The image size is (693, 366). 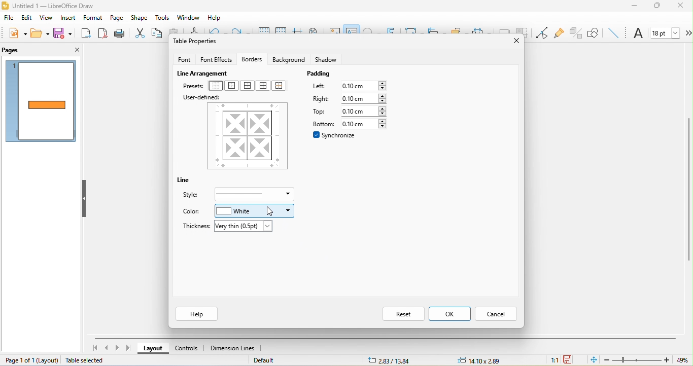 What do you see at coordinates (244, 227) in the screenshot?
I see `very thin` at bounding box center [244, 227].